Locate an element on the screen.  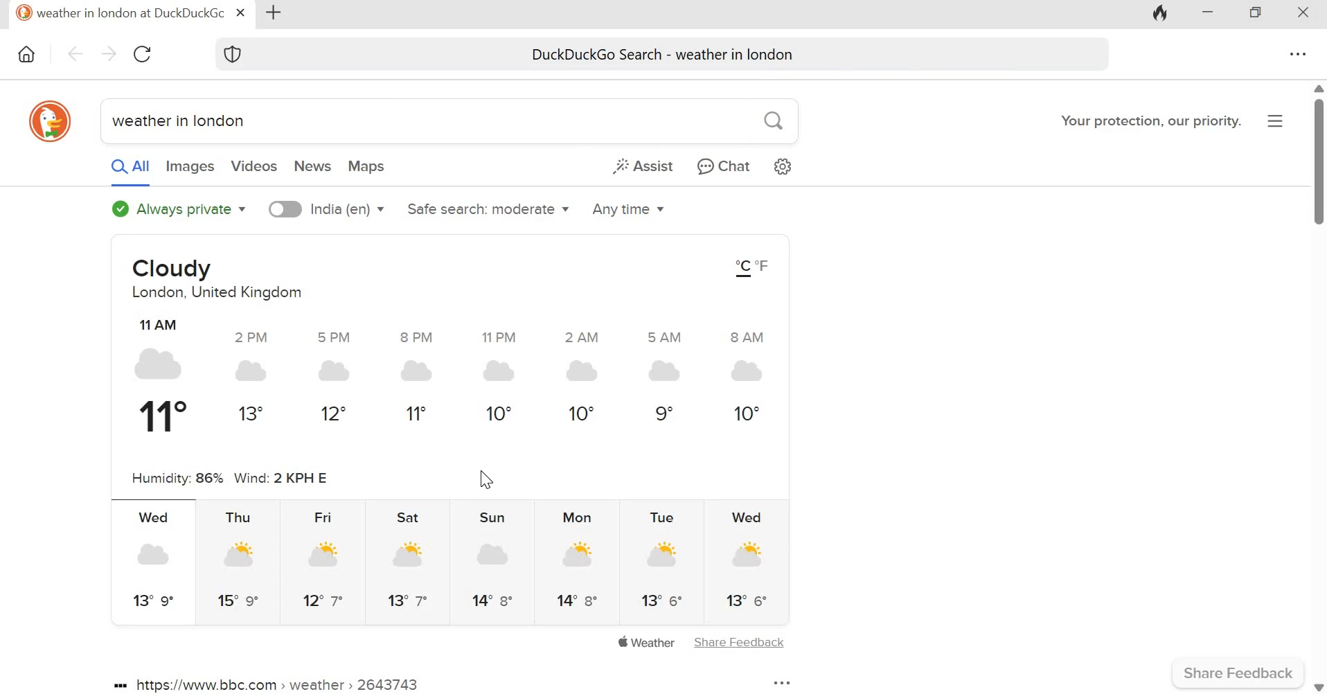
12° 7 is located at coordinates (323, 602).